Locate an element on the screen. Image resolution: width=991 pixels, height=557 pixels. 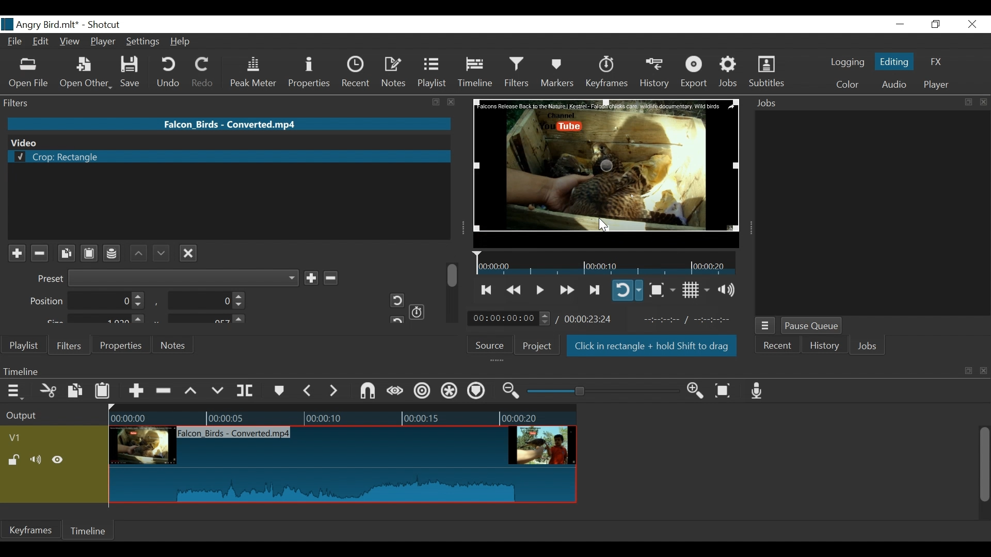
Skip to the previous point is located at coordinates (487, 290).